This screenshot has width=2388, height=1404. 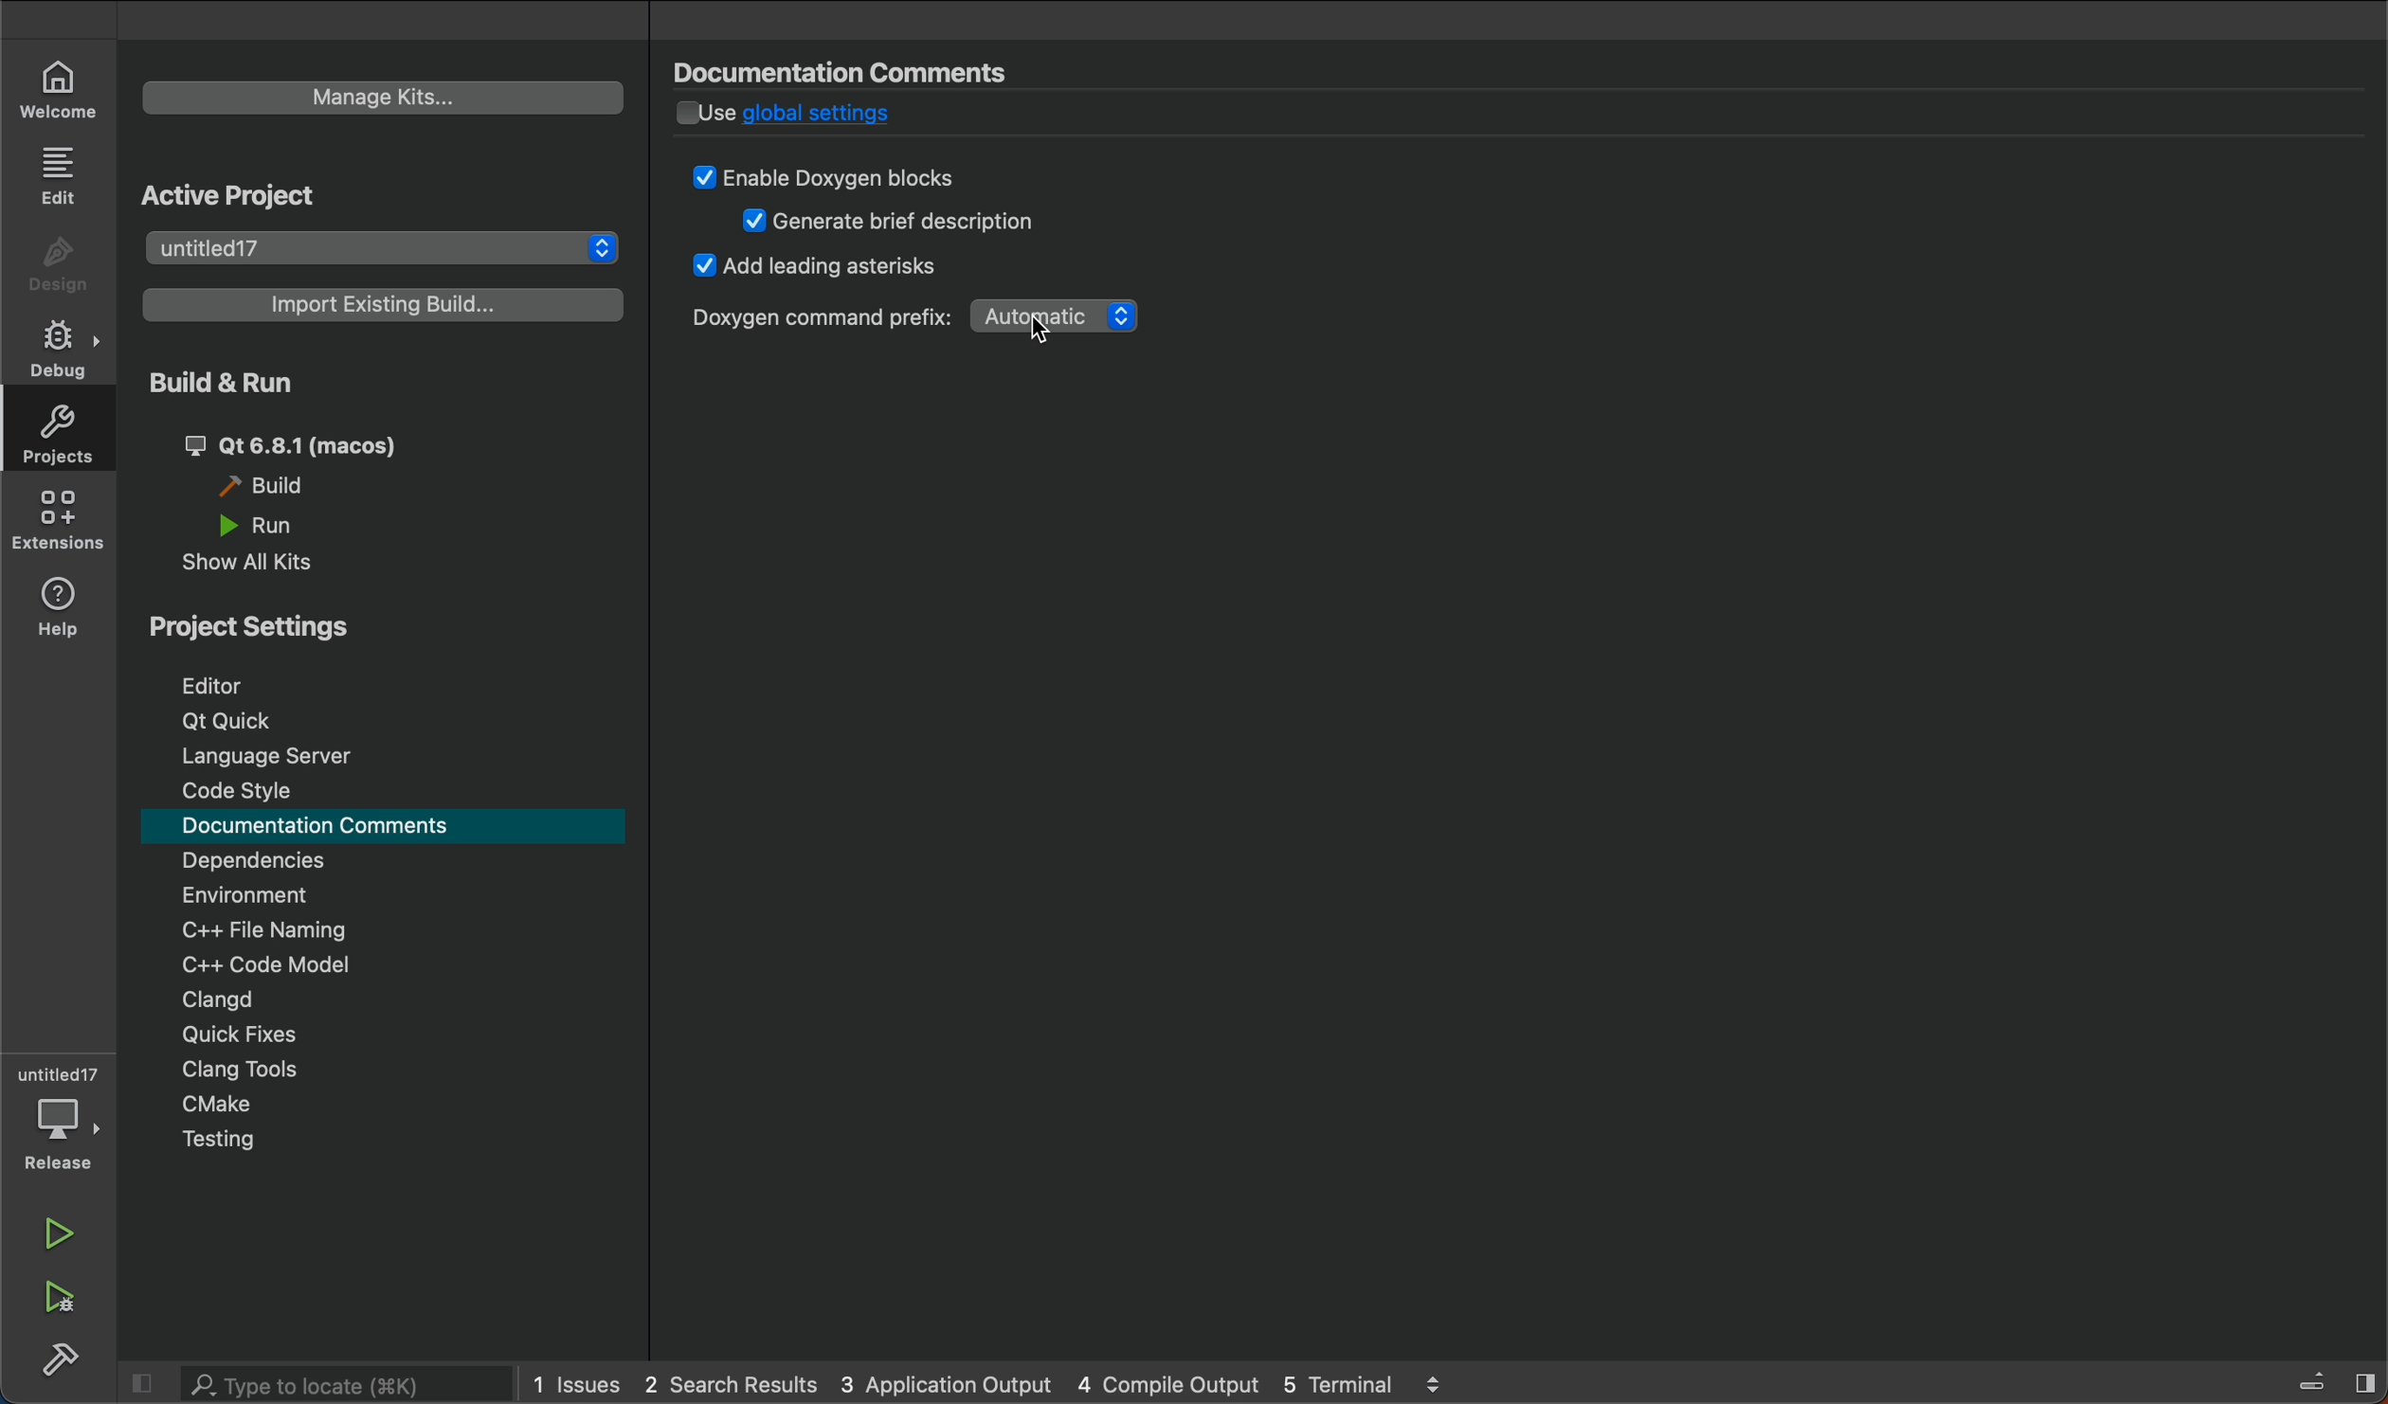 I want to click on file naming, so click(x=277, y=927).